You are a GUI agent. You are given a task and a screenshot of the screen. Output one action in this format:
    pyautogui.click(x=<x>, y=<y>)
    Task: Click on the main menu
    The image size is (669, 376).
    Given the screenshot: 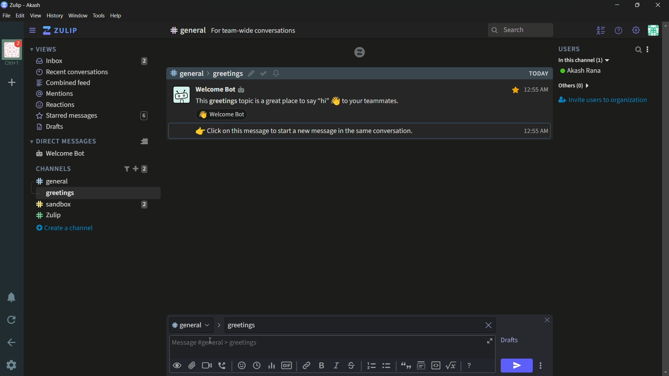 What is the action you would take?
    pyautogui.click(x=636, y=30)
    